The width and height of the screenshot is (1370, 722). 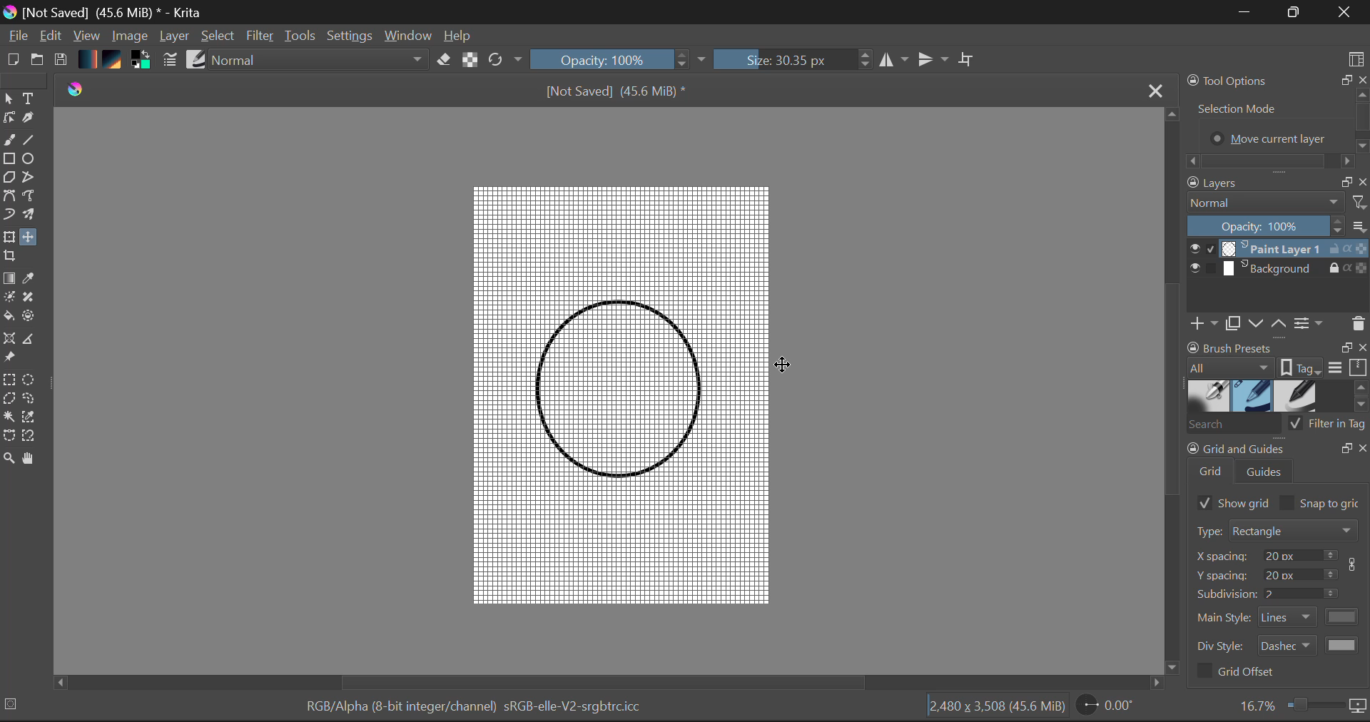 What do you see at coordinates (51, 36) in the screenshot?
I see `Edit` at bounding box center [51, 36].